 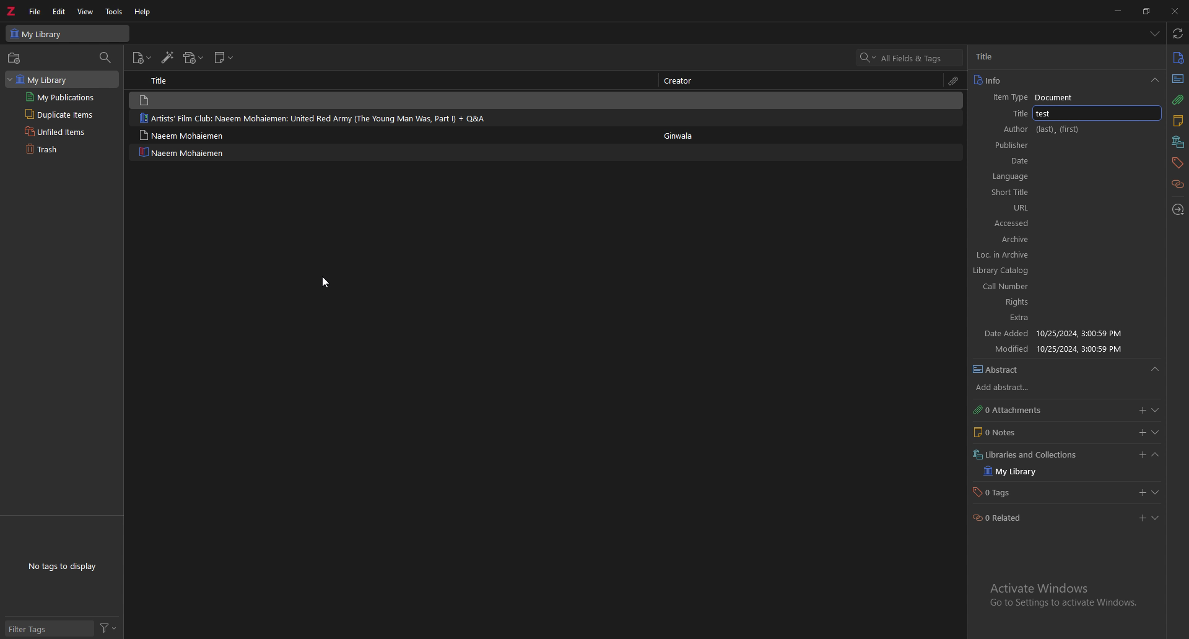 I want to click on notes, so click(x=1178, y=121).